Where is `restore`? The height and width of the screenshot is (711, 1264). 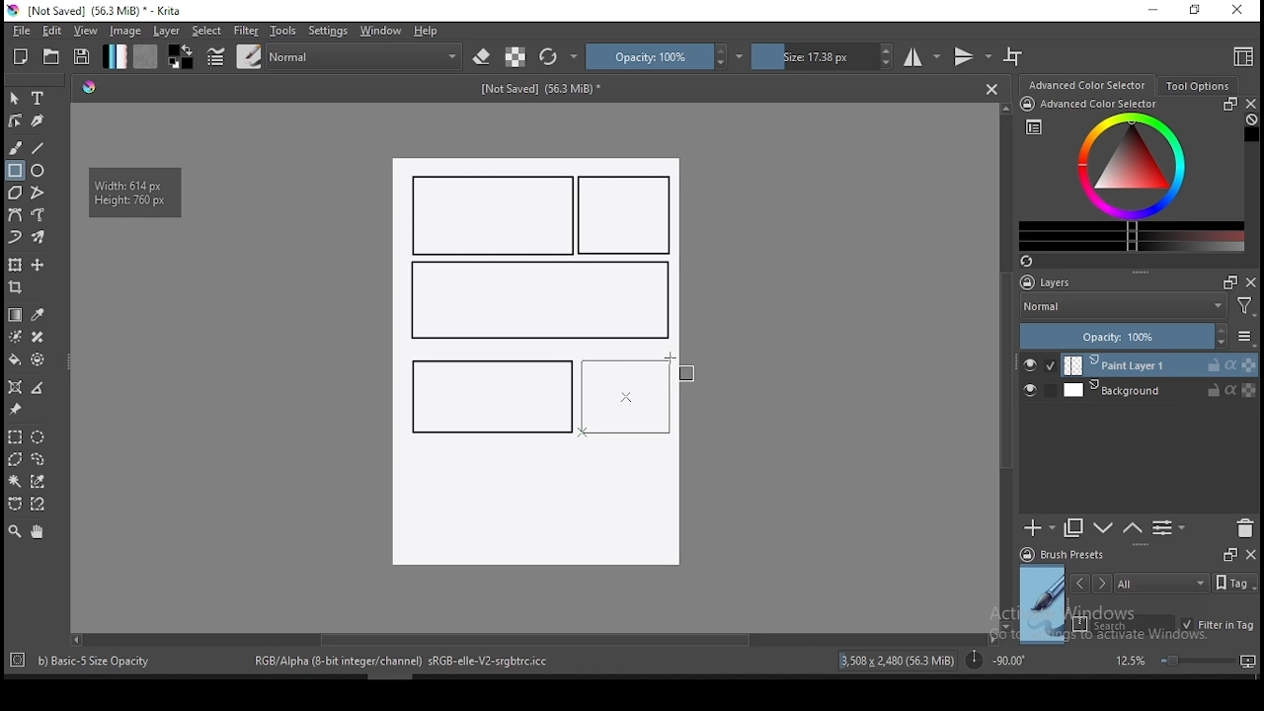
restore is located at coordinates (1199, 11).